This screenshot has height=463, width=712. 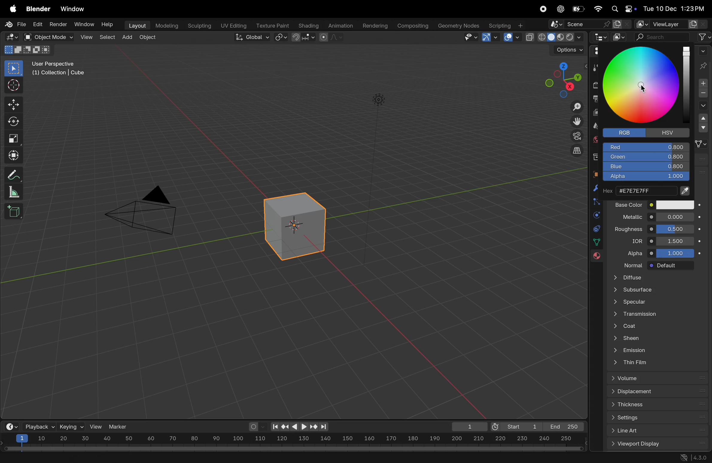 I want to click on scale, so click(x=12, y=192).